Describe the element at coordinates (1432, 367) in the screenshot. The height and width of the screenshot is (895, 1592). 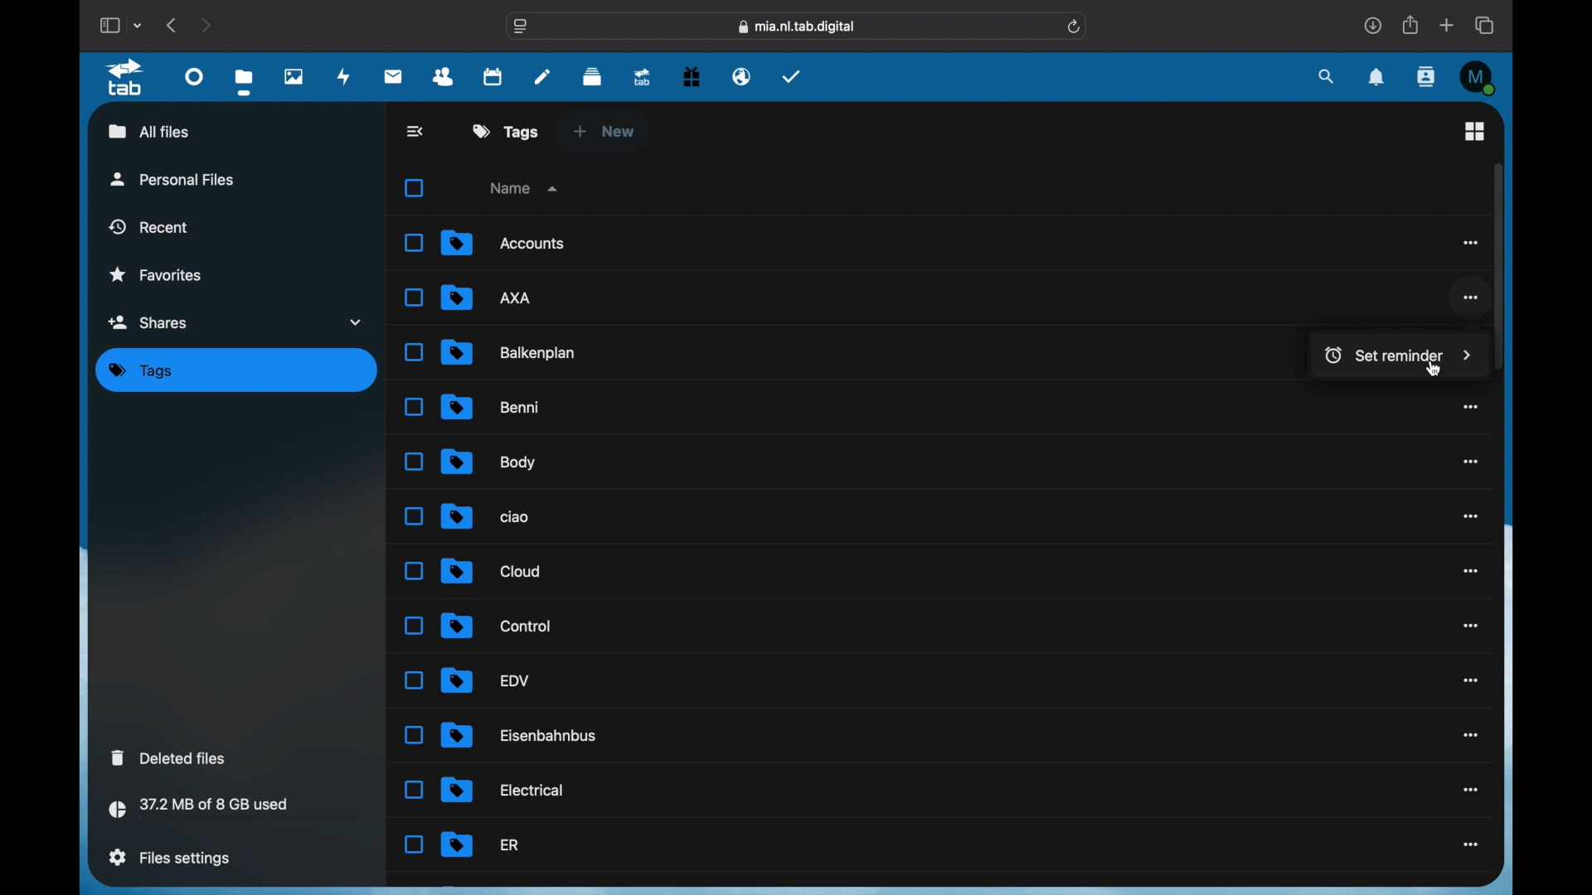
I see `cursor` at that location.